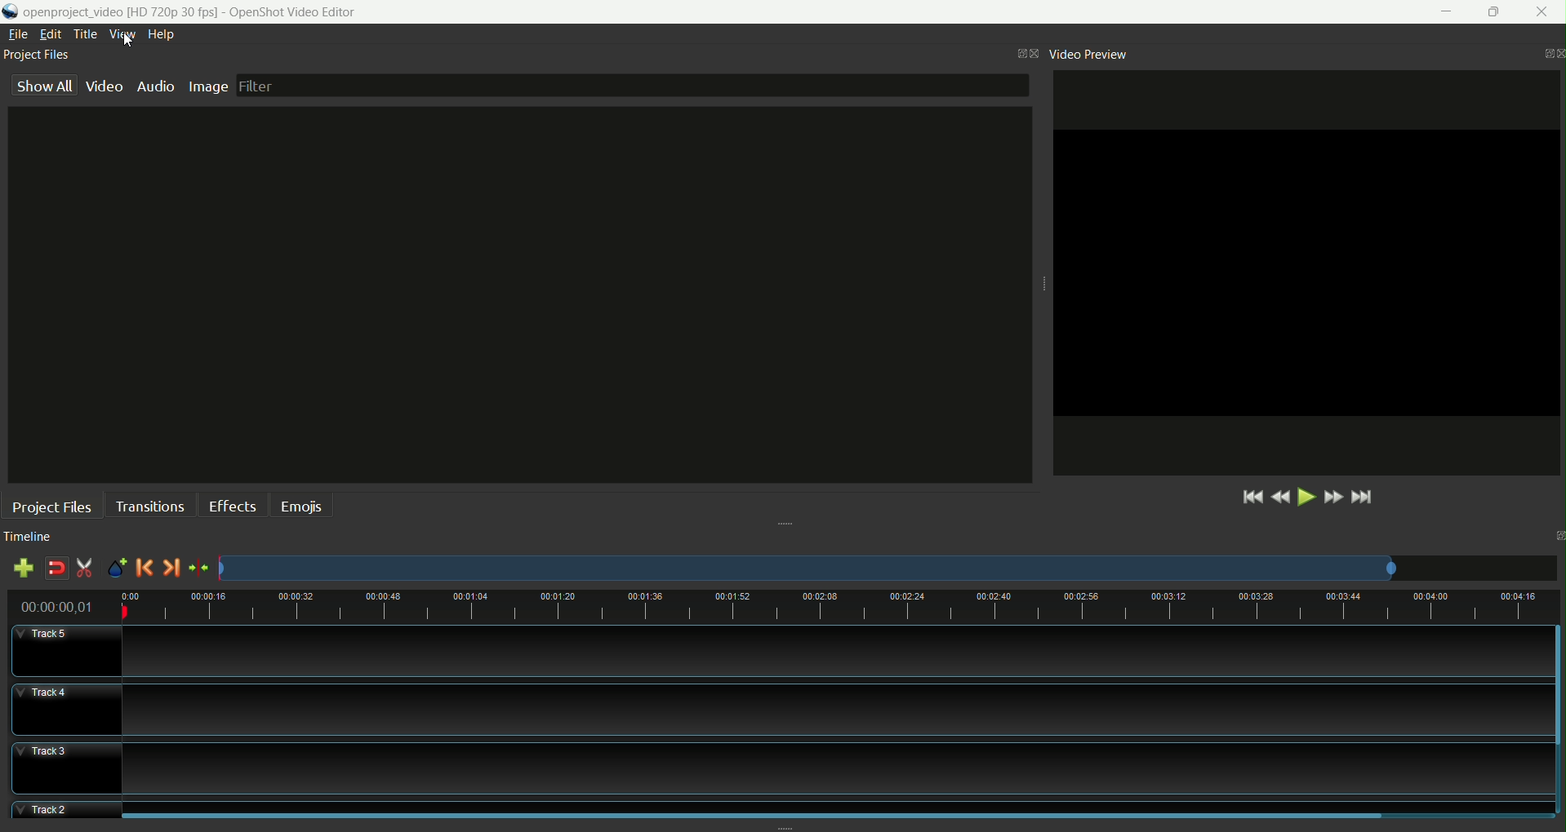 This screenshot has height=832, width=1566. I want to click on next marker, so click(171, 569).